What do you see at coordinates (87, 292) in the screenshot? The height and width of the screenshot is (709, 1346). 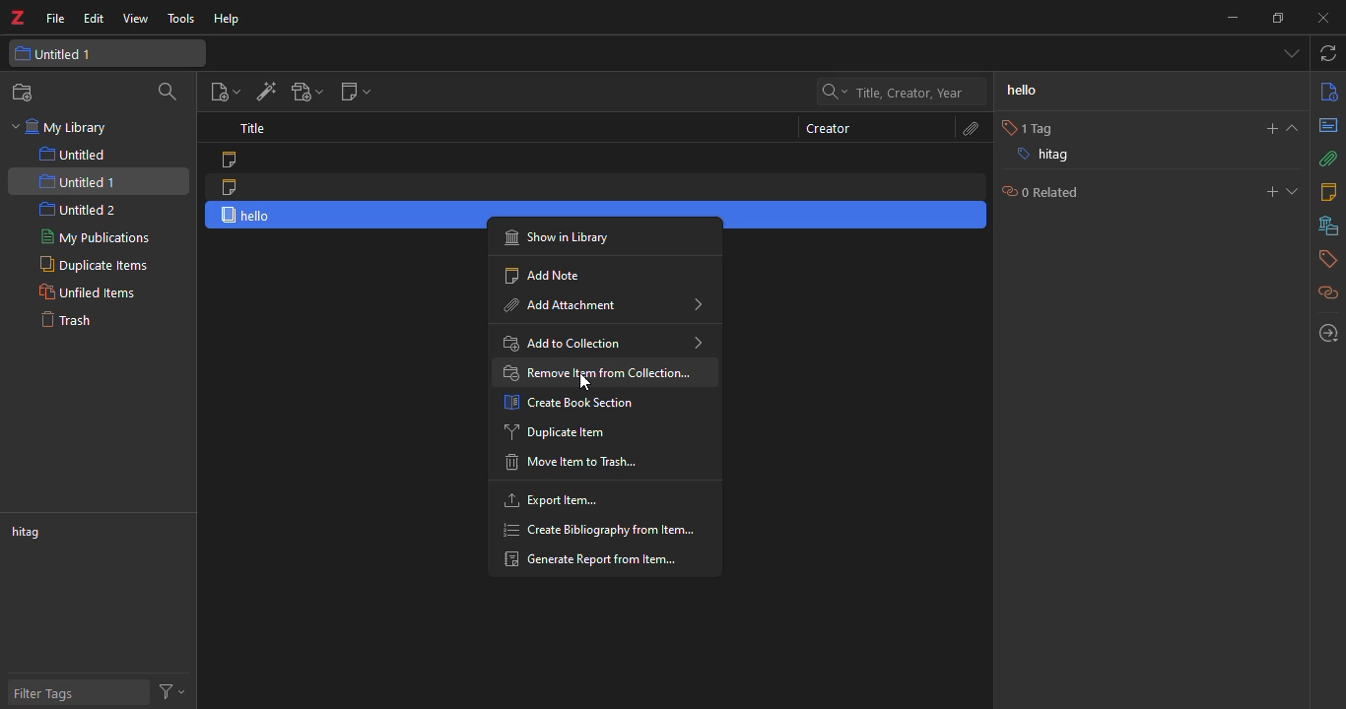 I see `unfiled items` at bounding box center [87, 292].